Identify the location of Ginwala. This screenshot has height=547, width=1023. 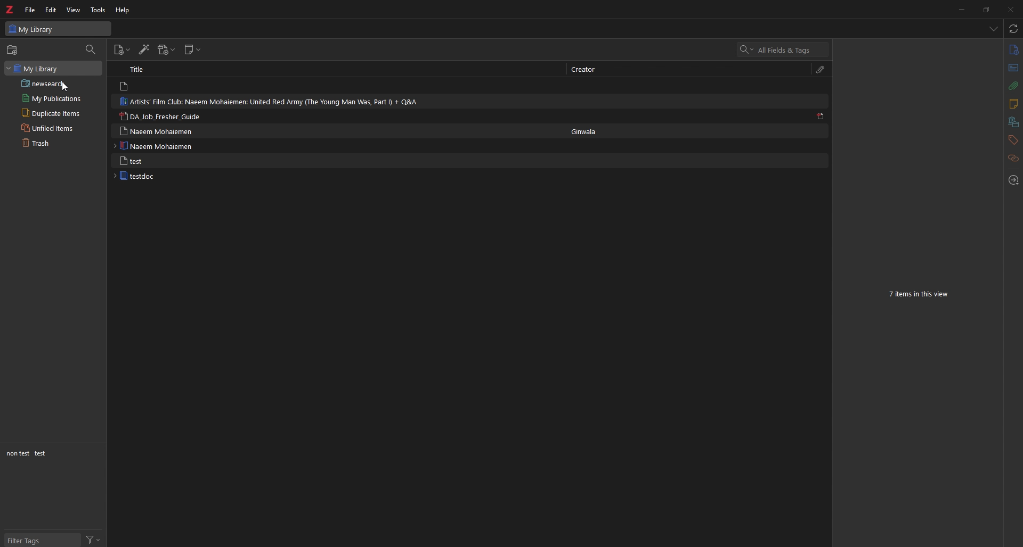
(586, 131).